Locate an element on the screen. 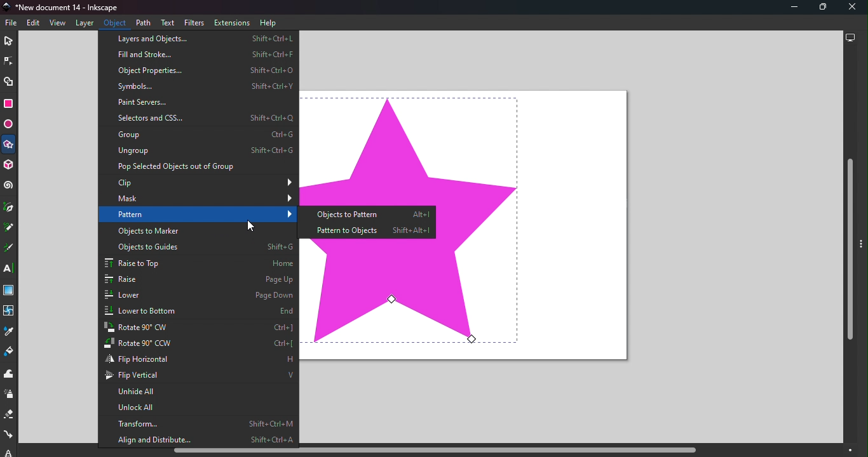  Text tool is located at coordinates (10, 269).